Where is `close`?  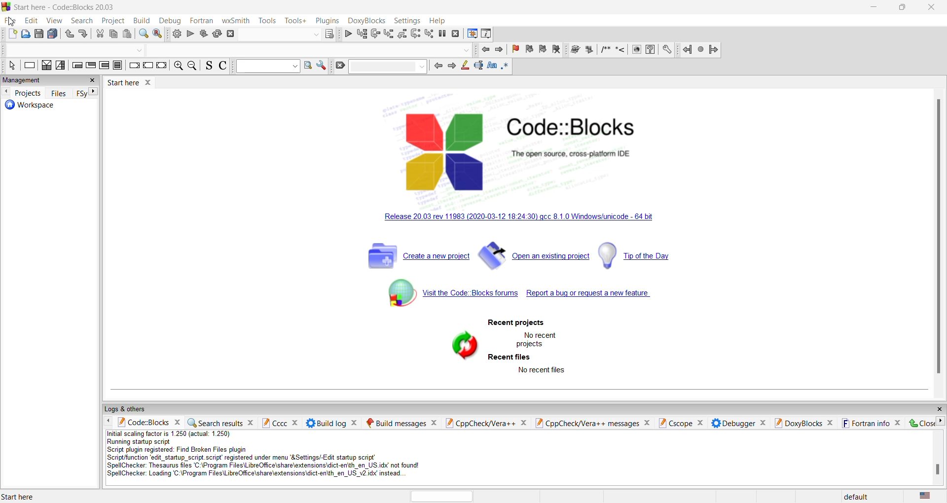 close is located at coordinates (647, 424).